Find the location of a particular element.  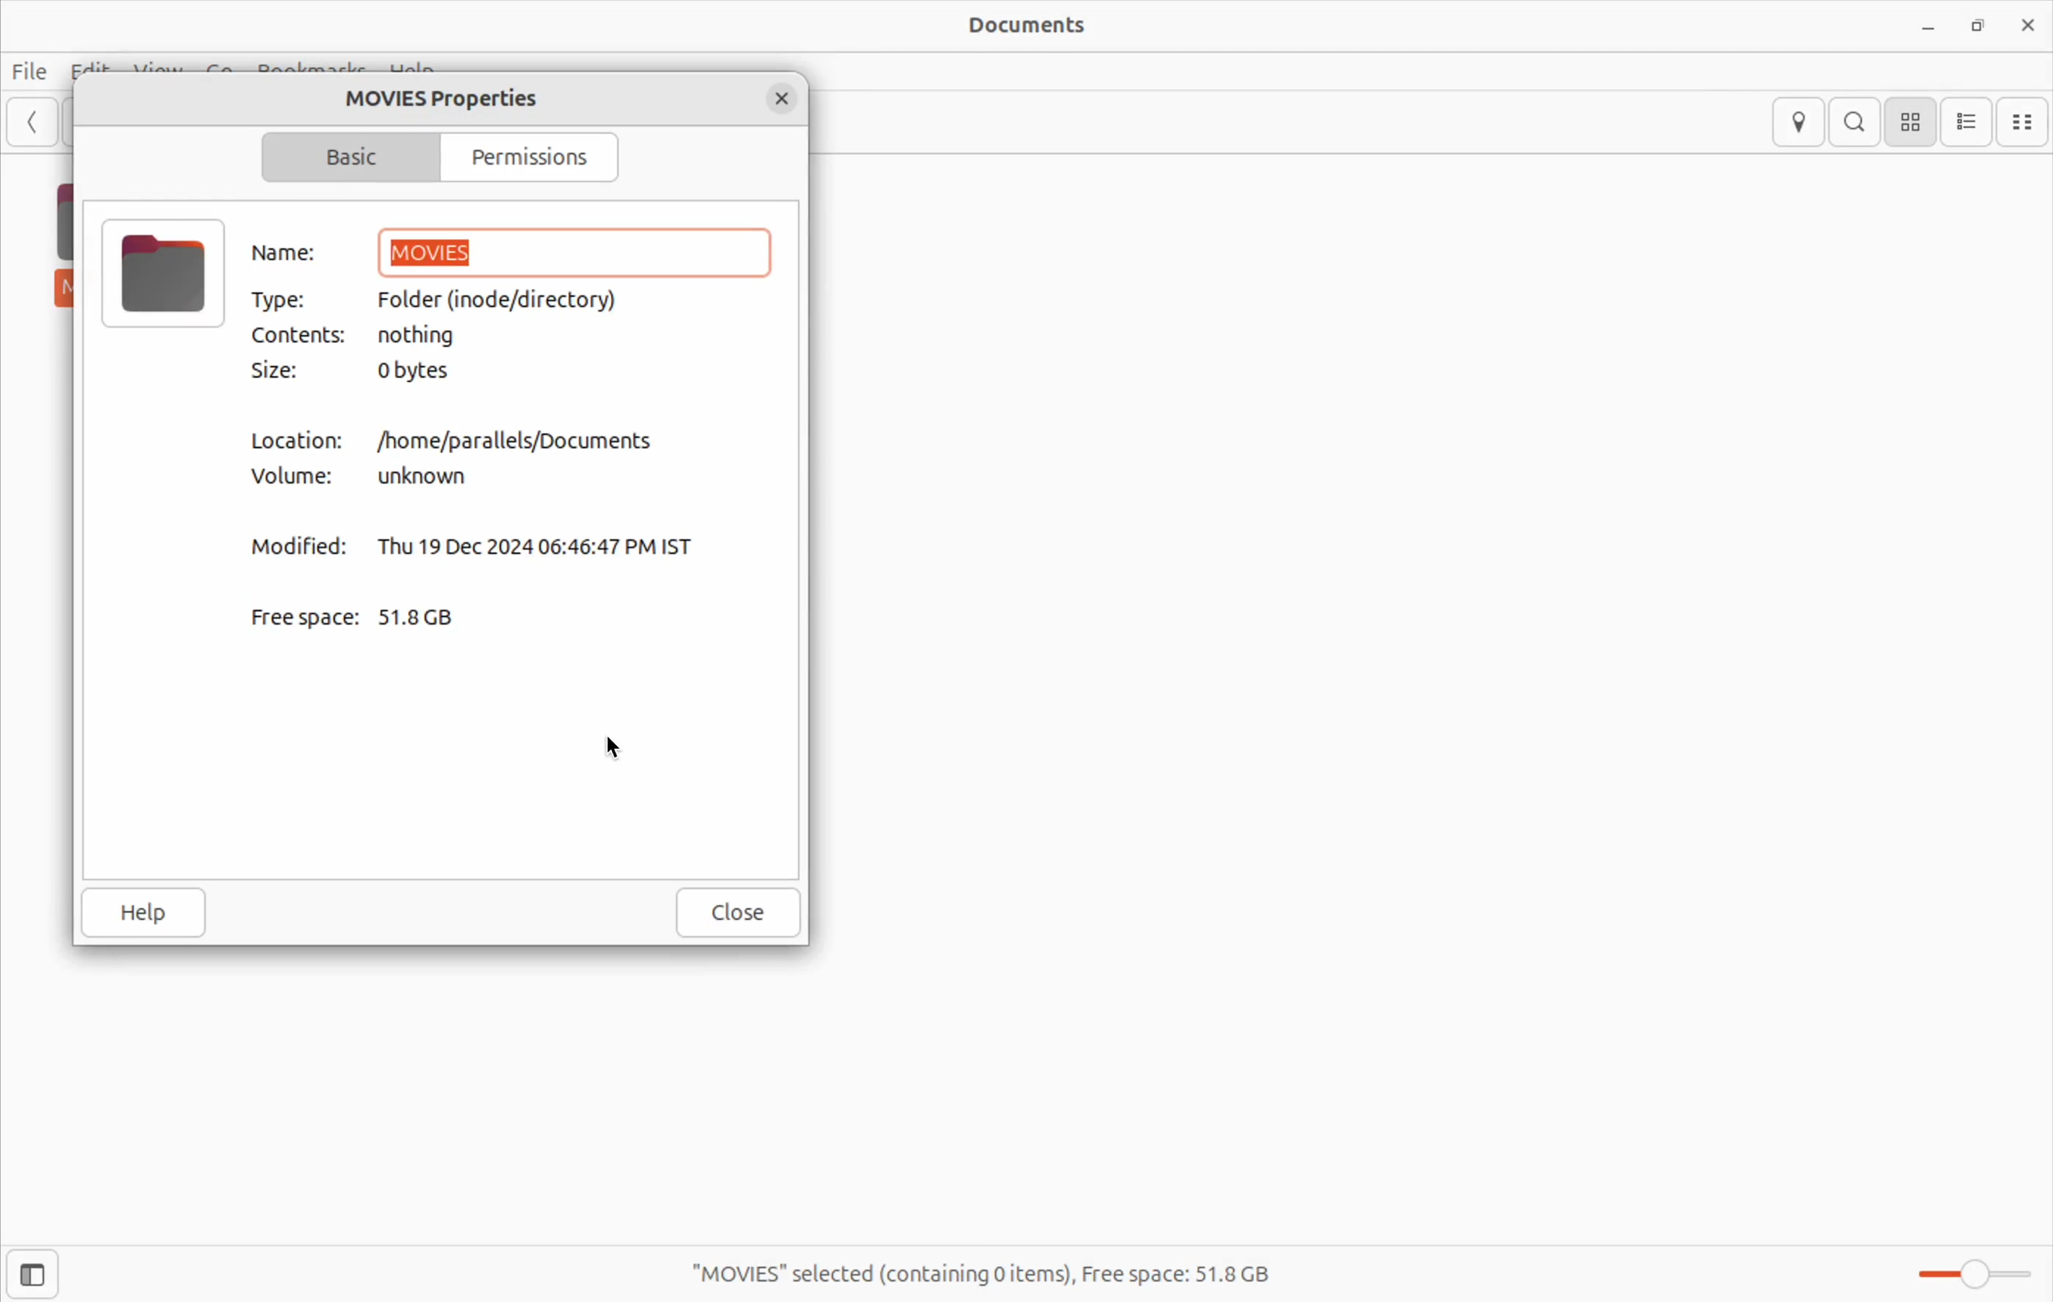

Type: is located at coordinates (294, 302).